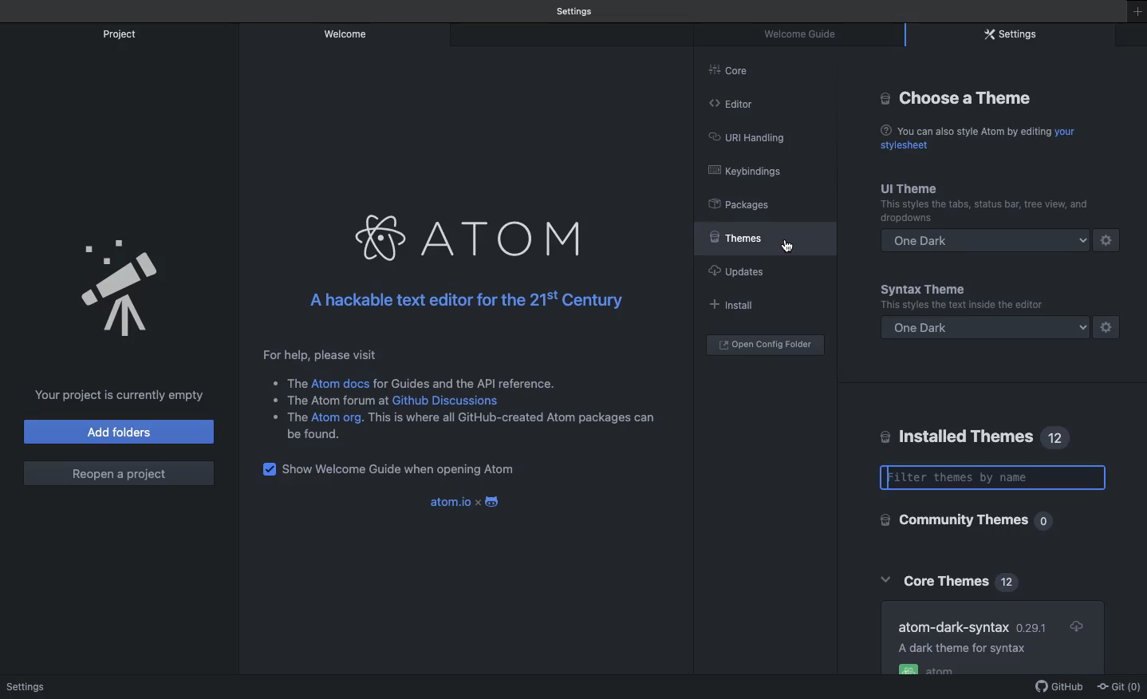 This screenshot has width=1147, height=699. What do you see at coordinates (999, 328) in the screenshot?
I see `One dark` at bounding box center [999, 328].